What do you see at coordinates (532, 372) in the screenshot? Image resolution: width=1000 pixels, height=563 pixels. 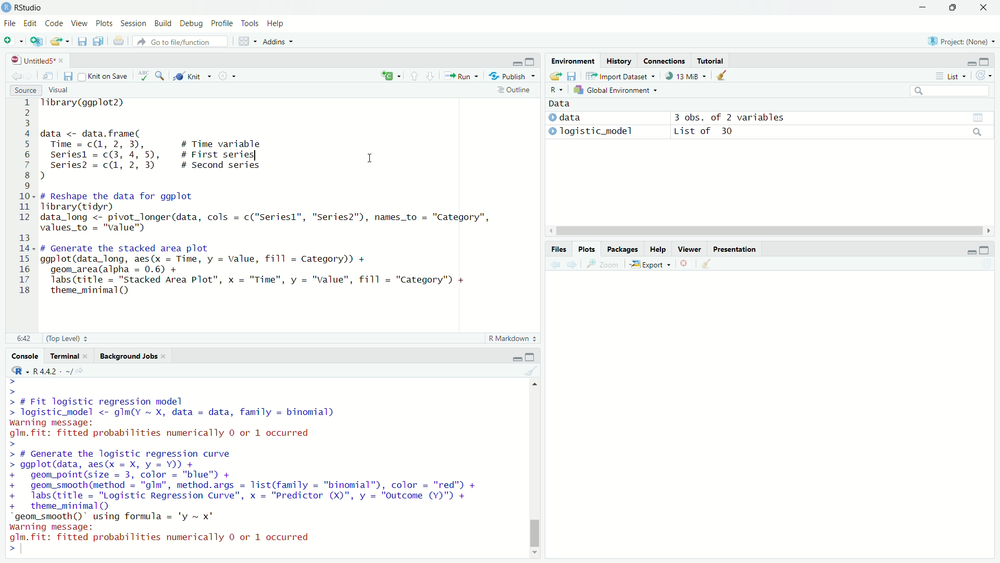 I see `clear` at bounding box center [532, 372].